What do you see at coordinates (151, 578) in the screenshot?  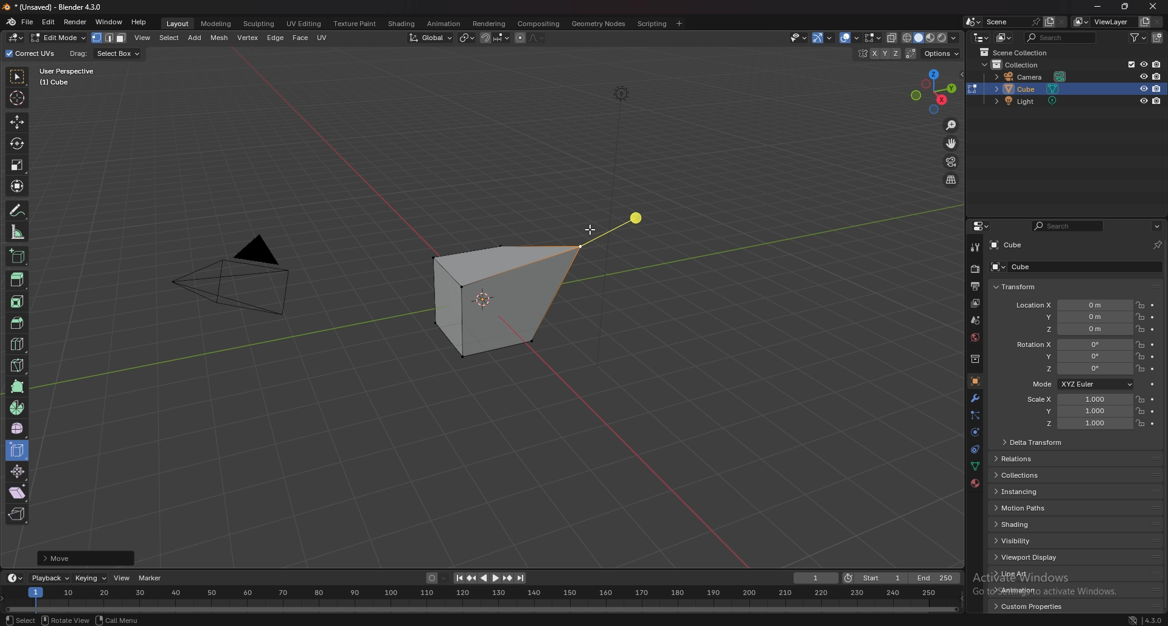 I see `marker` at bounding box center [151, 578].